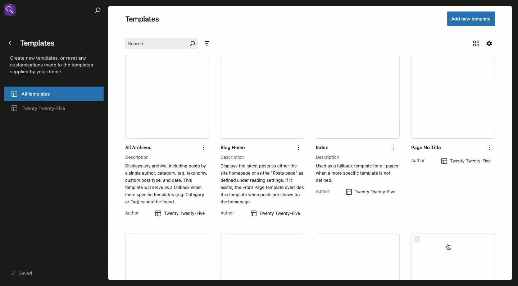 This screenshot has width=518, height=286. Describe the element at coordinates (260, 181) in the screenshot. I see `S—.Displays the latest posts as either the site homepage or as the "Posts page” as defined under reading settings. If it exists, the Front Page template overrides this template when posts are shown on the homepage.` at that location.